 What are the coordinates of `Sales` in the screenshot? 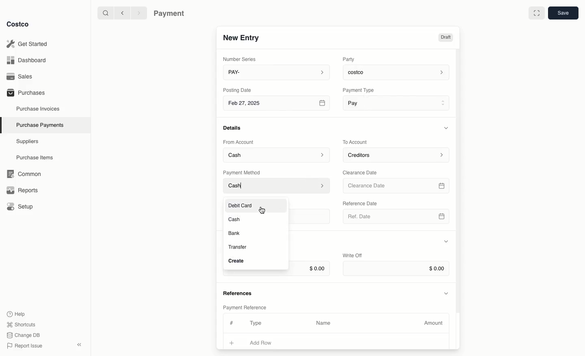 It's located at (22, 76).